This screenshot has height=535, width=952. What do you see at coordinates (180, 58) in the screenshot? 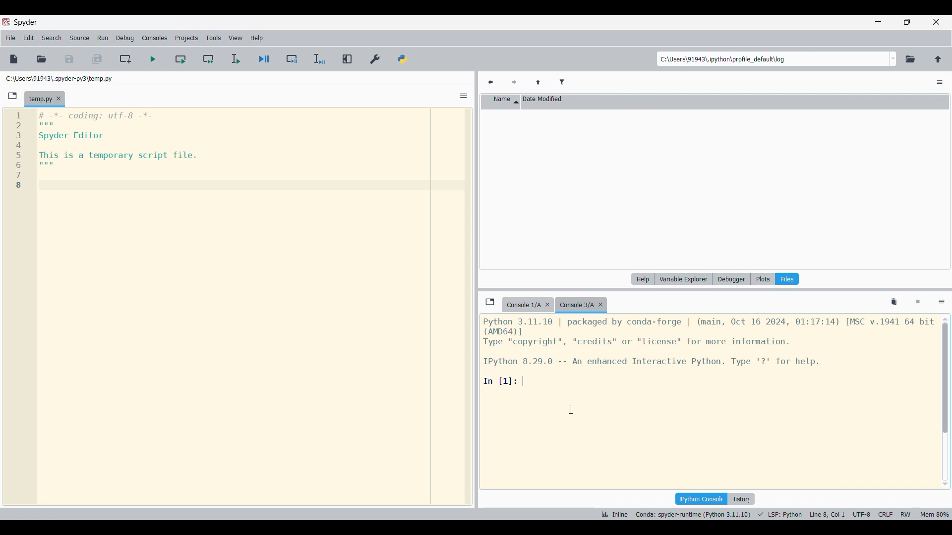
I see `Run current cell` at bounding box center [180, 58].